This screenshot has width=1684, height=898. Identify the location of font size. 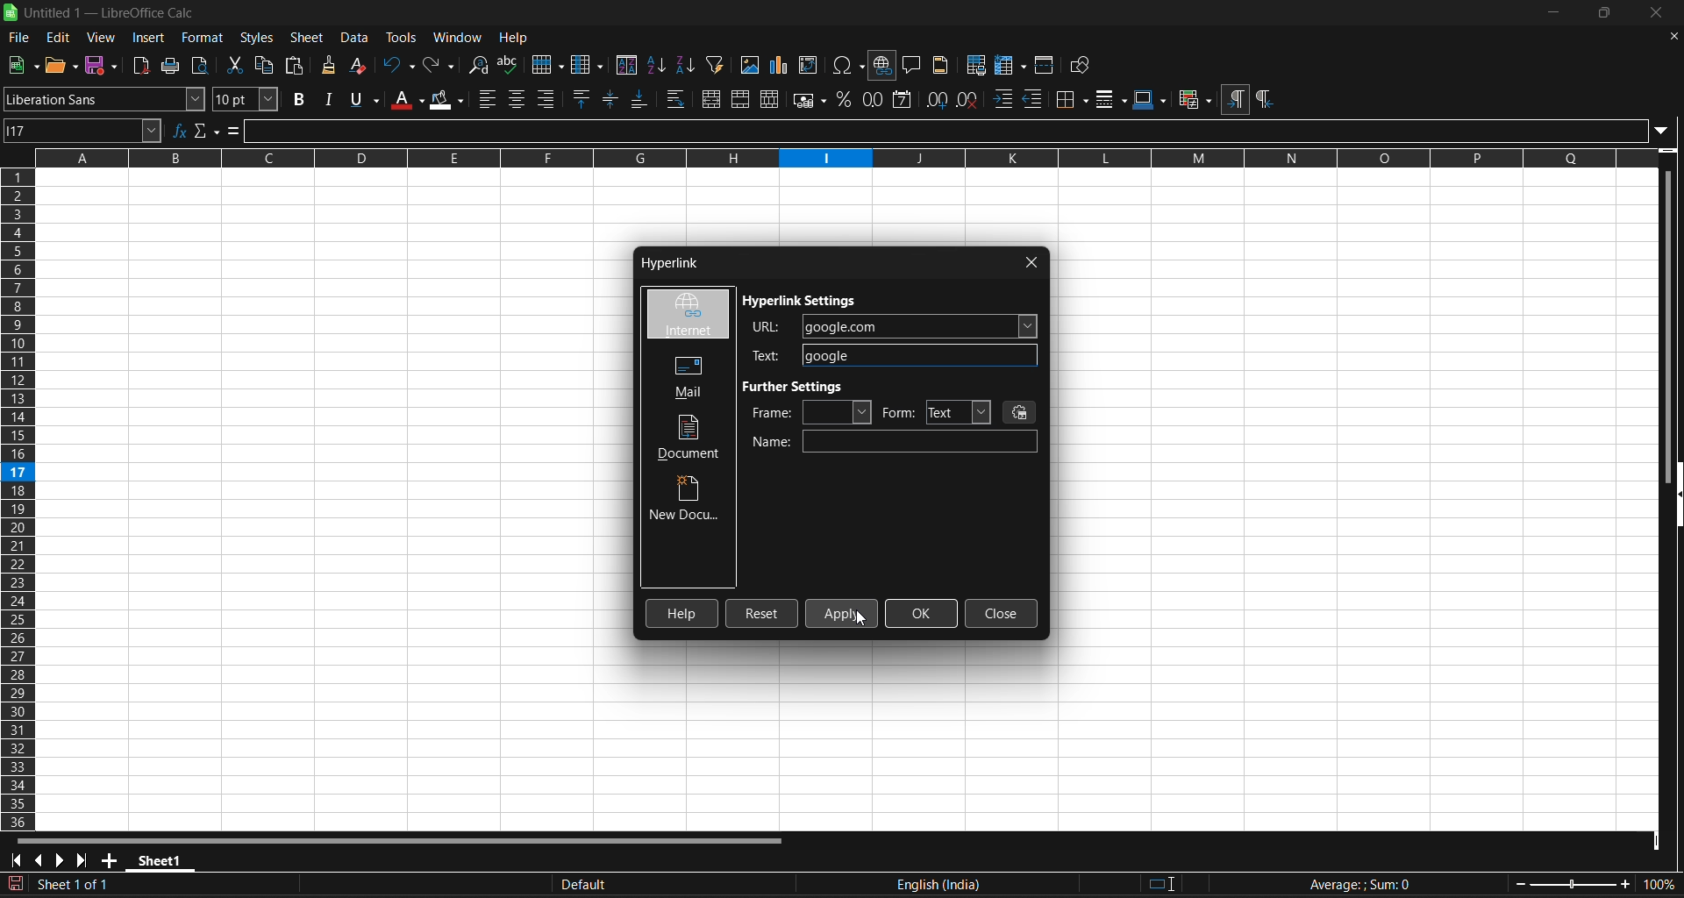
(247, 99).